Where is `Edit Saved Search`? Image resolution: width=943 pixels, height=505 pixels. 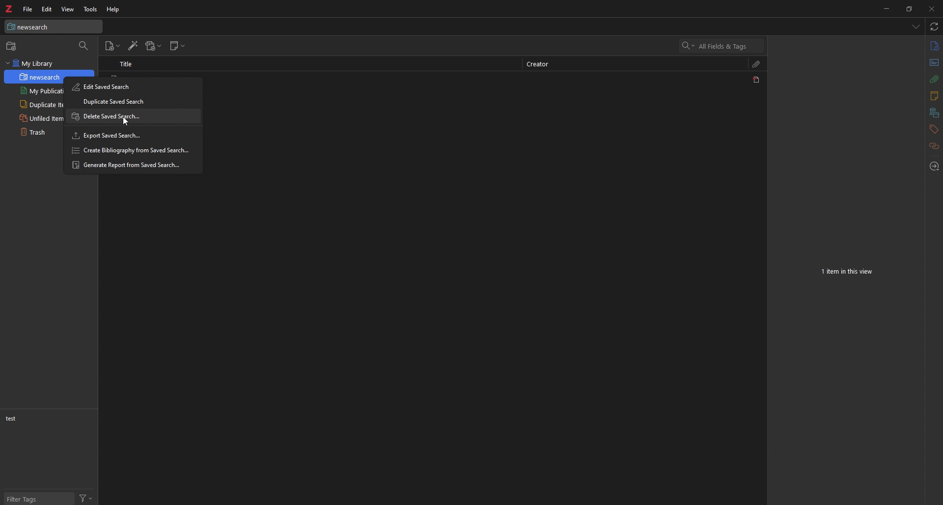 Edit Saved Search is located at coordinates (103, 87).